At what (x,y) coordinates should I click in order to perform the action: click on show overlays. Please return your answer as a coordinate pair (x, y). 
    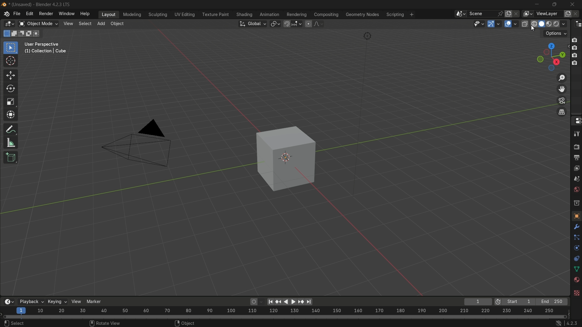
    Looking at the image, I should click on (510, 25).